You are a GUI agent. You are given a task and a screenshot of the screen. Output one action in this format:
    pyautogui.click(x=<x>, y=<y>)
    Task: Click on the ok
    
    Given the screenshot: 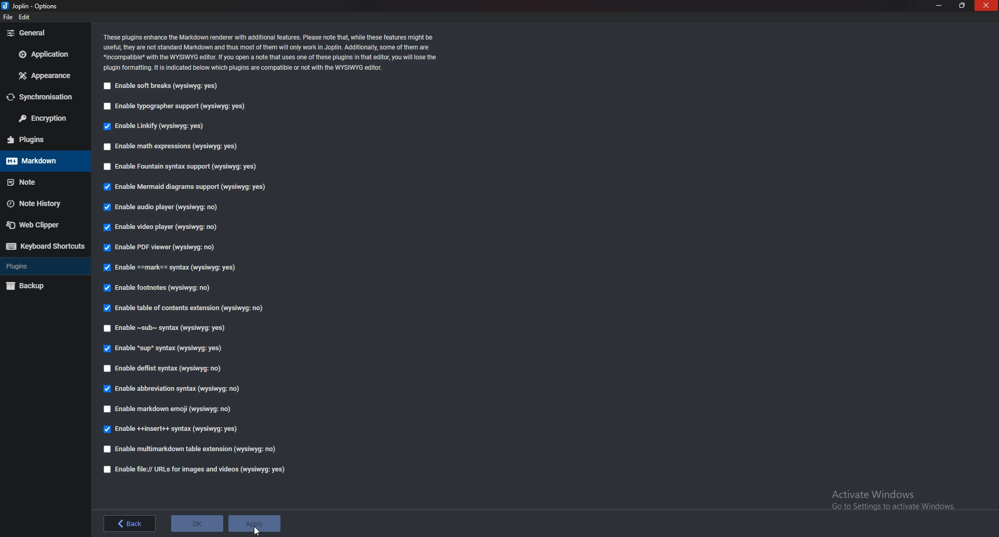 What is the action you would take?
    pyautogui.click(x=198, y=523)
    